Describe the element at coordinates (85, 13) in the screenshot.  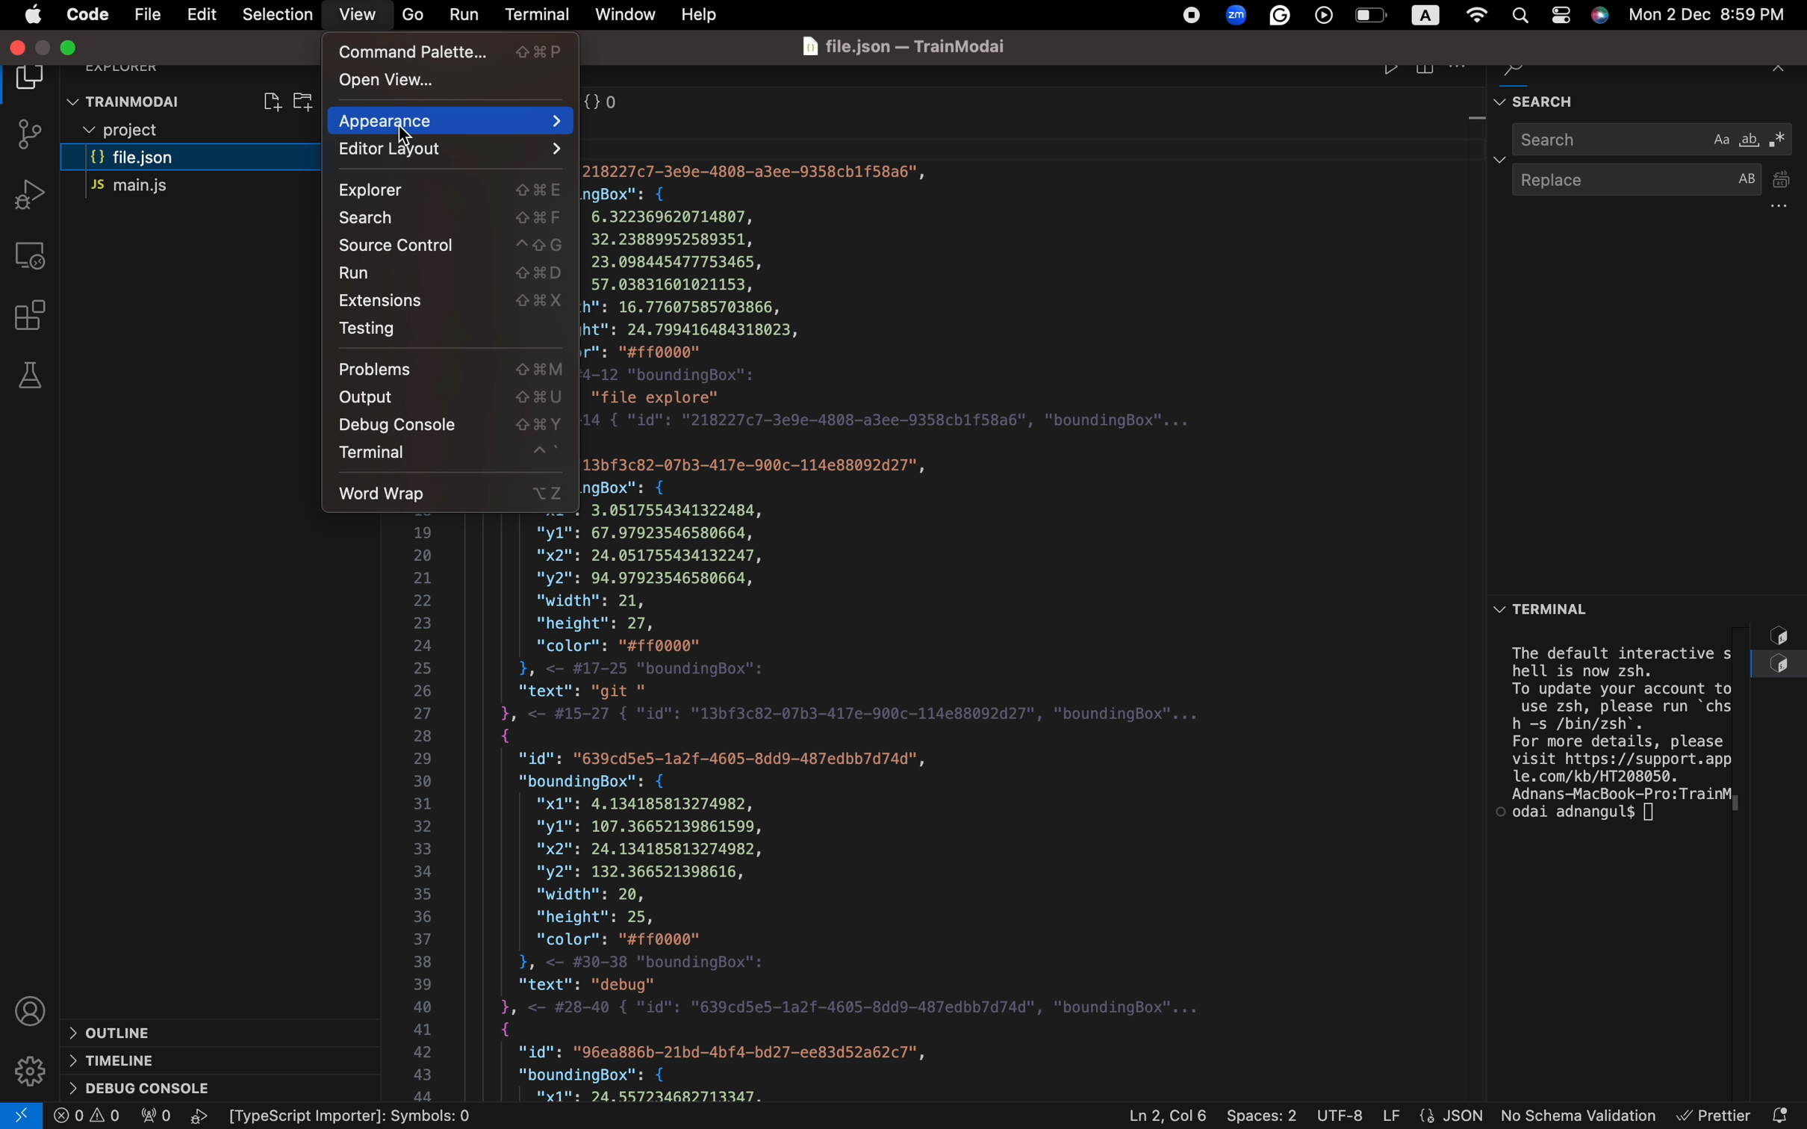
I see `code` at that location.